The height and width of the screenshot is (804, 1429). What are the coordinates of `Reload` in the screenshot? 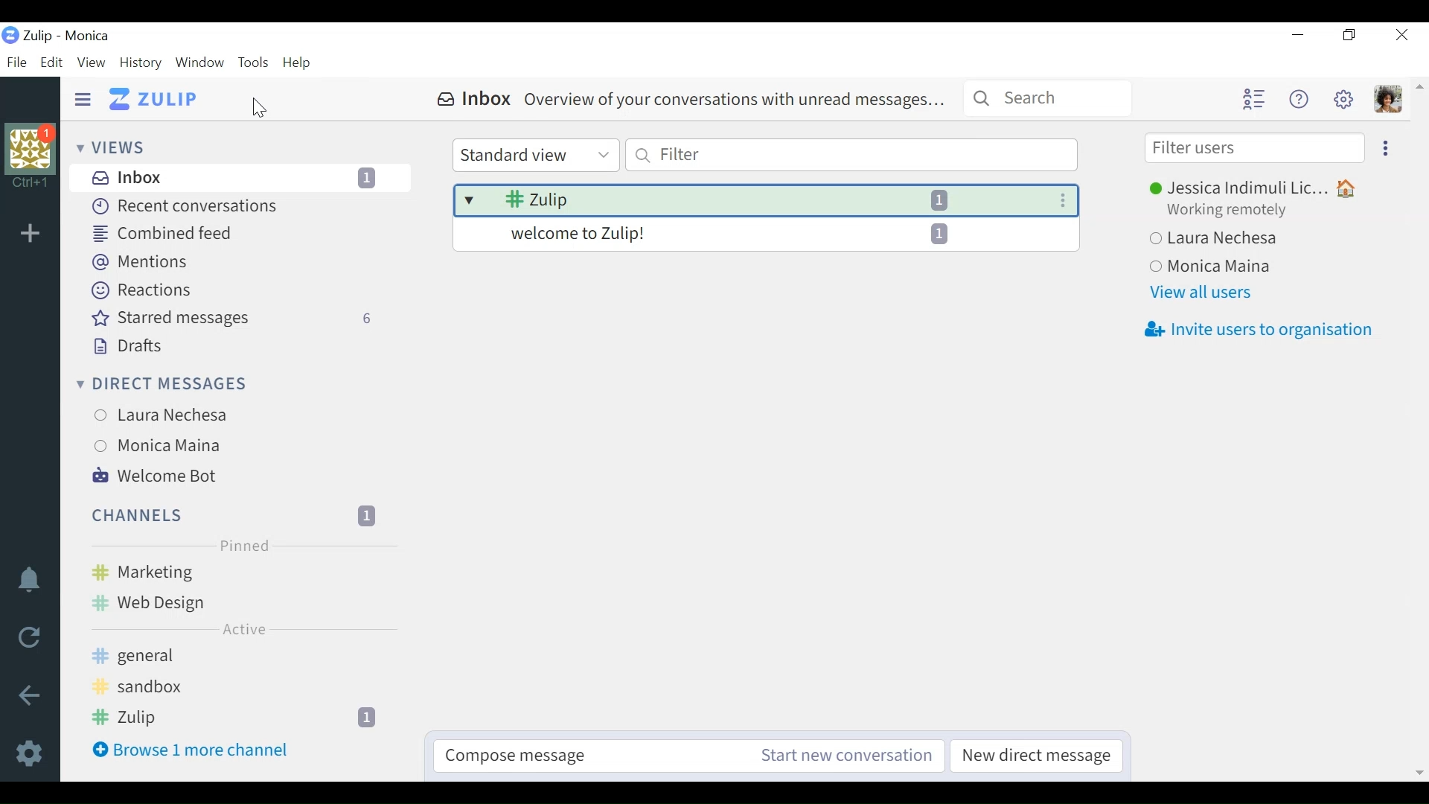 It's located at (28, 634).